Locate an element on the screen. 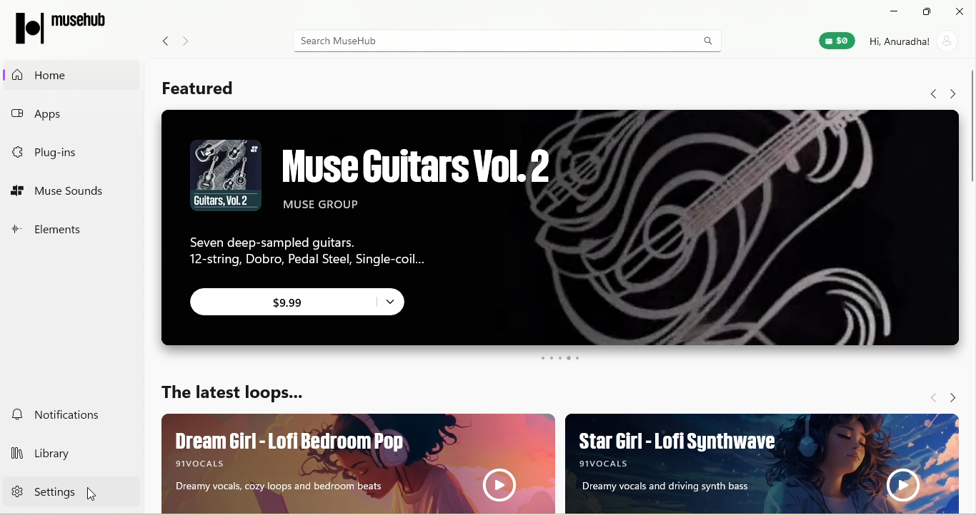 Image resolution: width=976 pixels, height=515 pixels. muse wallet is located at coordinates (833, 42).